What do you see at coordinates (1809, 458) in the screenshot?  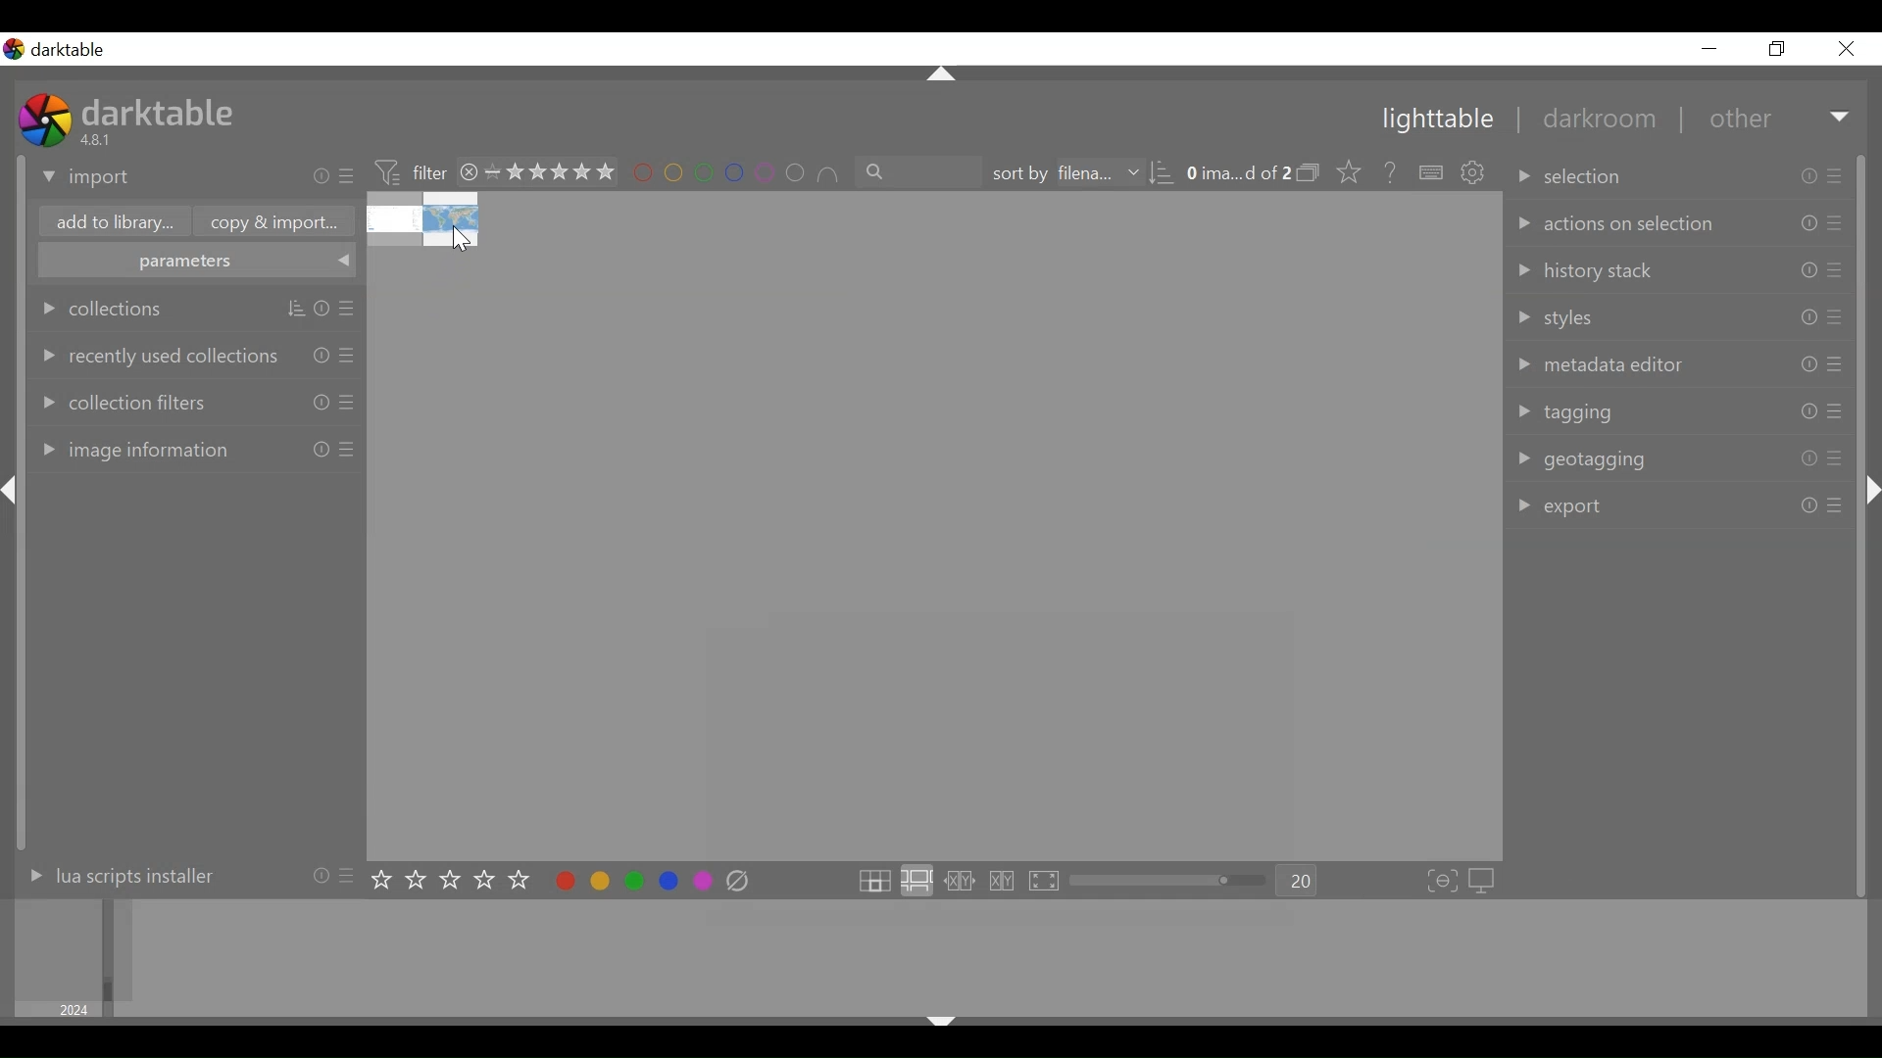 I see `` at bounding box center [1809, 458].